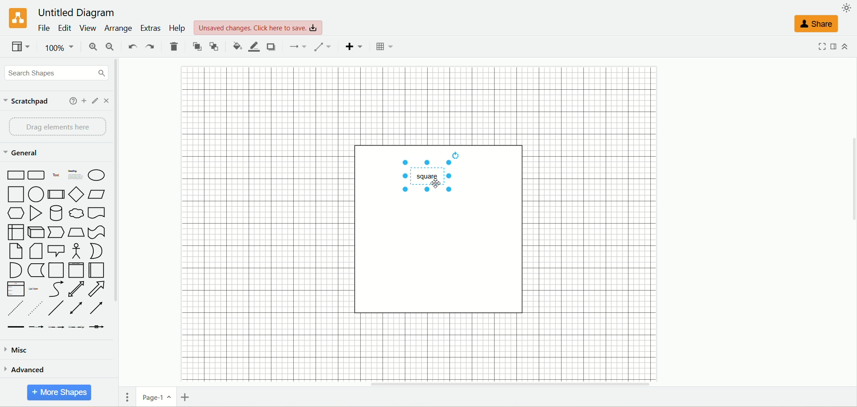  Describe the element at coordinates (92, 46) in the screenshot. I see `zoom in` at that location.